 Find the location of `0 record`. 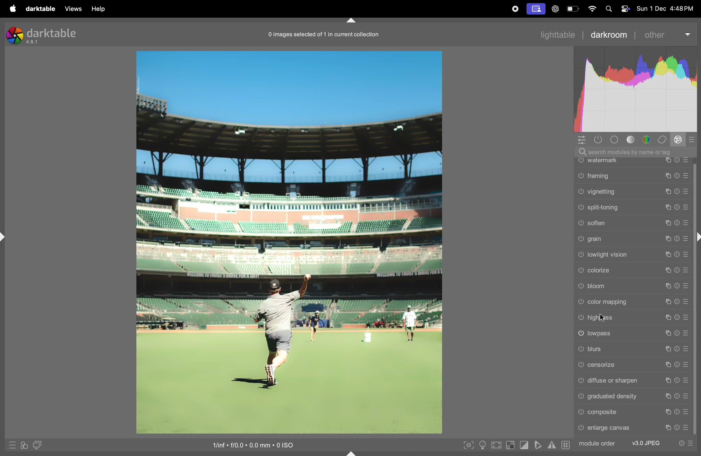

0 record is located at coordinates (325, 34).